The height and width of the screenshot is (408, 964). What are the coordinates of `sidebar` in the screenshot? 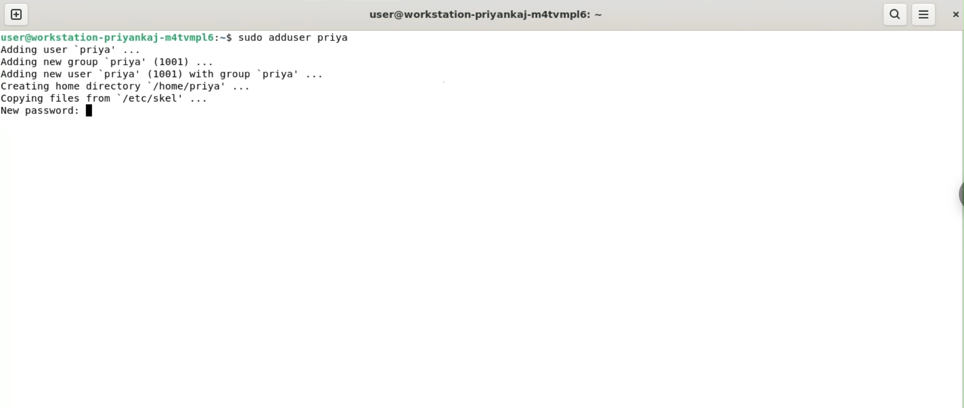 It's located at (959, 195).